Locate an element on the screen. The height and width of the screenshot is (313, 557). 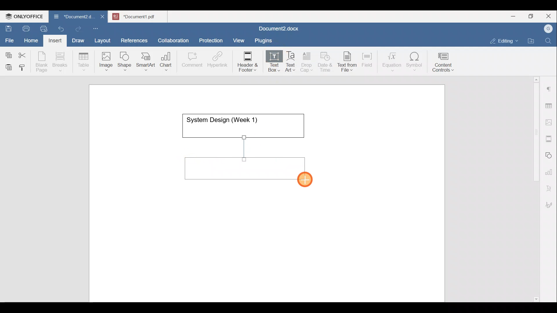
Copy style is located at coordinates (24, 66).